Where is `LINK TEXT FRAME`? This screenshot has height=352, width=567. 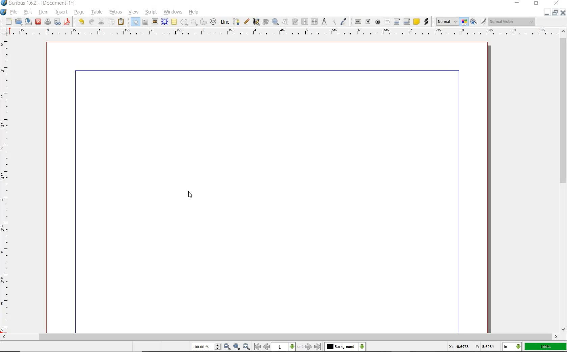
LINK TEXT FRAME is located at coordinates (305, 21).